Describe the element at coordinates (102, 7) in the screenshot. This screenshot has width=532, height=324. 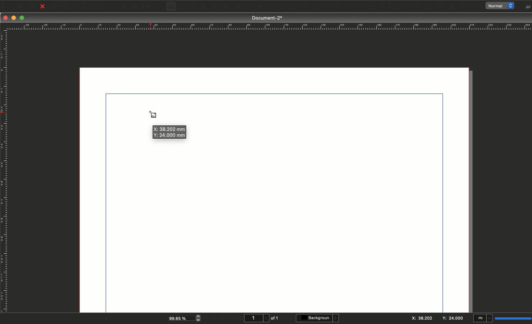
I see `Redo` at that location.